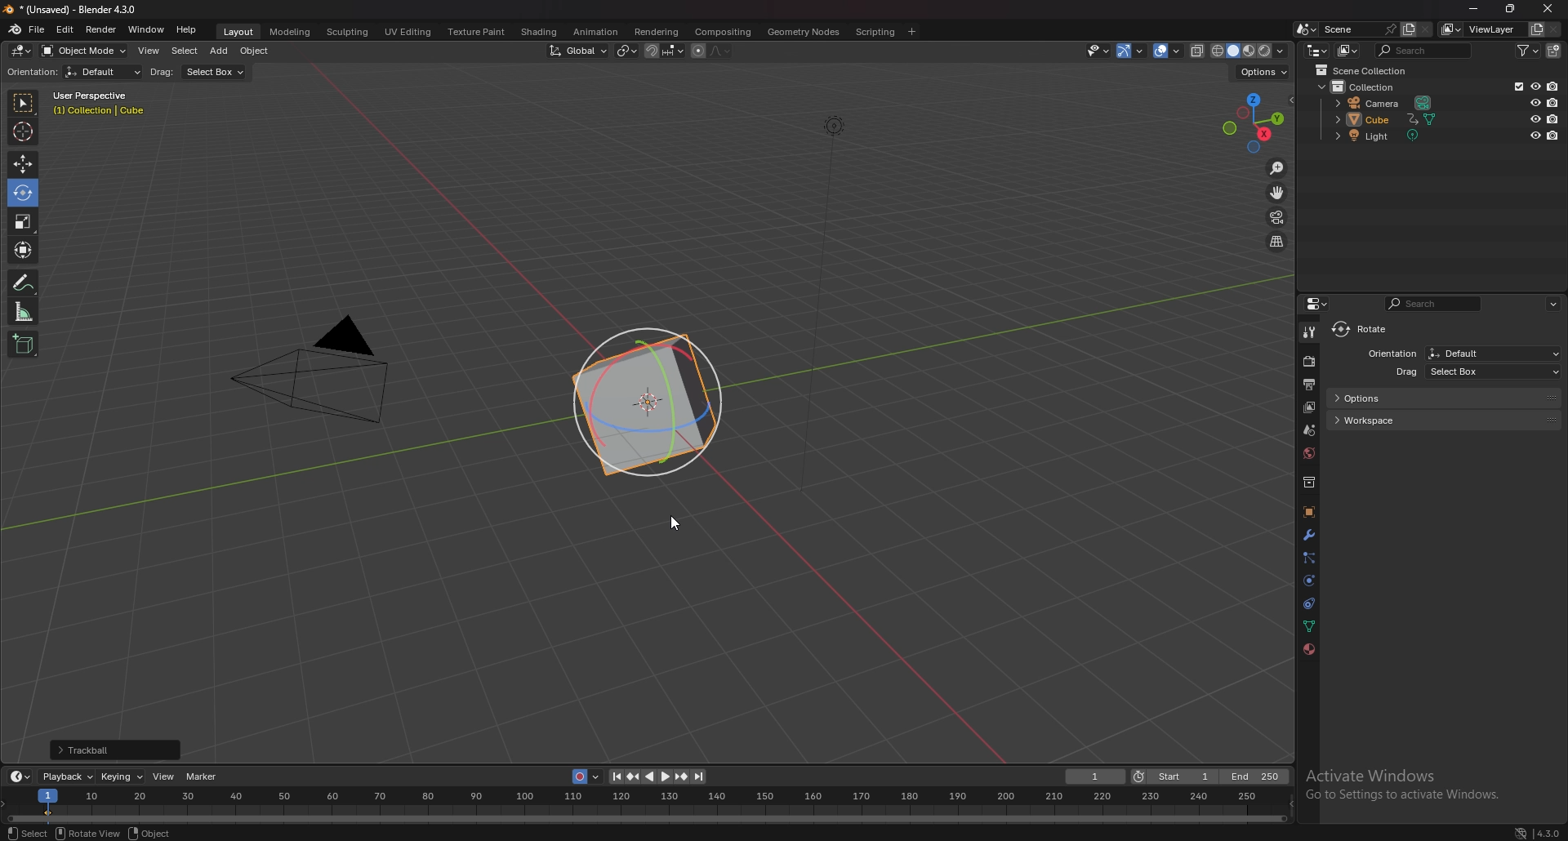 The height and width of the screenshot is (841, 1568). I want to click on Drag, so click(1405, 373).